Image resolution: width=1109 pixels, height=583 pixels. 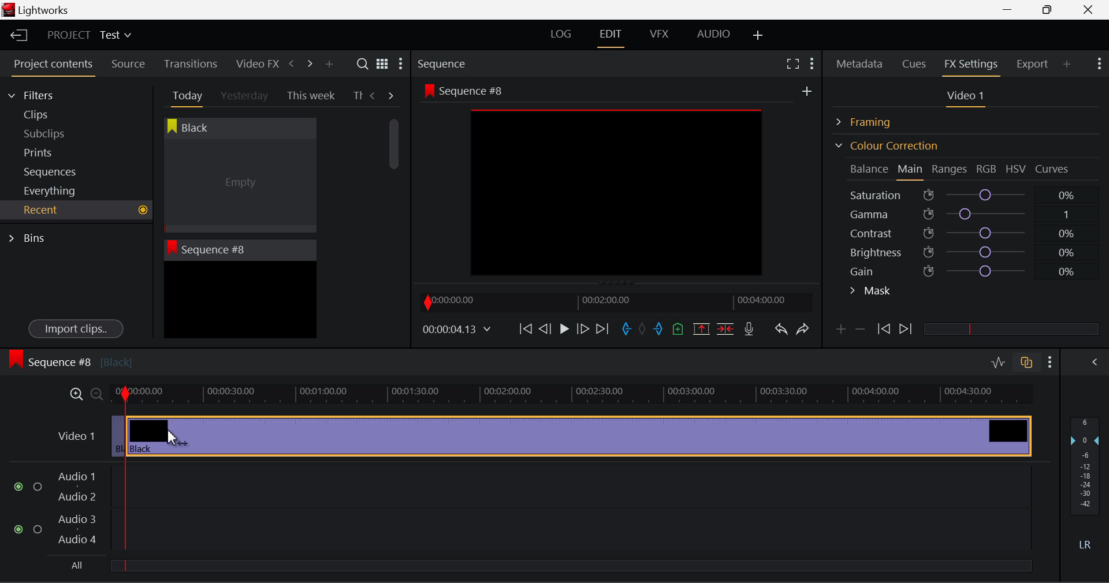 What do you see at coordinates (90, 36) in the screenshot?
I see `Project Title` at bounding box center [90, 36].